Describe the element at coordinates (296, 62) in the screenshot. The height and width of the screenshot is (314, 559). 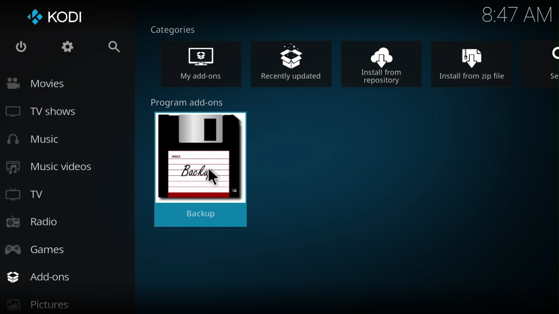
I see `Recently updated` at that location.